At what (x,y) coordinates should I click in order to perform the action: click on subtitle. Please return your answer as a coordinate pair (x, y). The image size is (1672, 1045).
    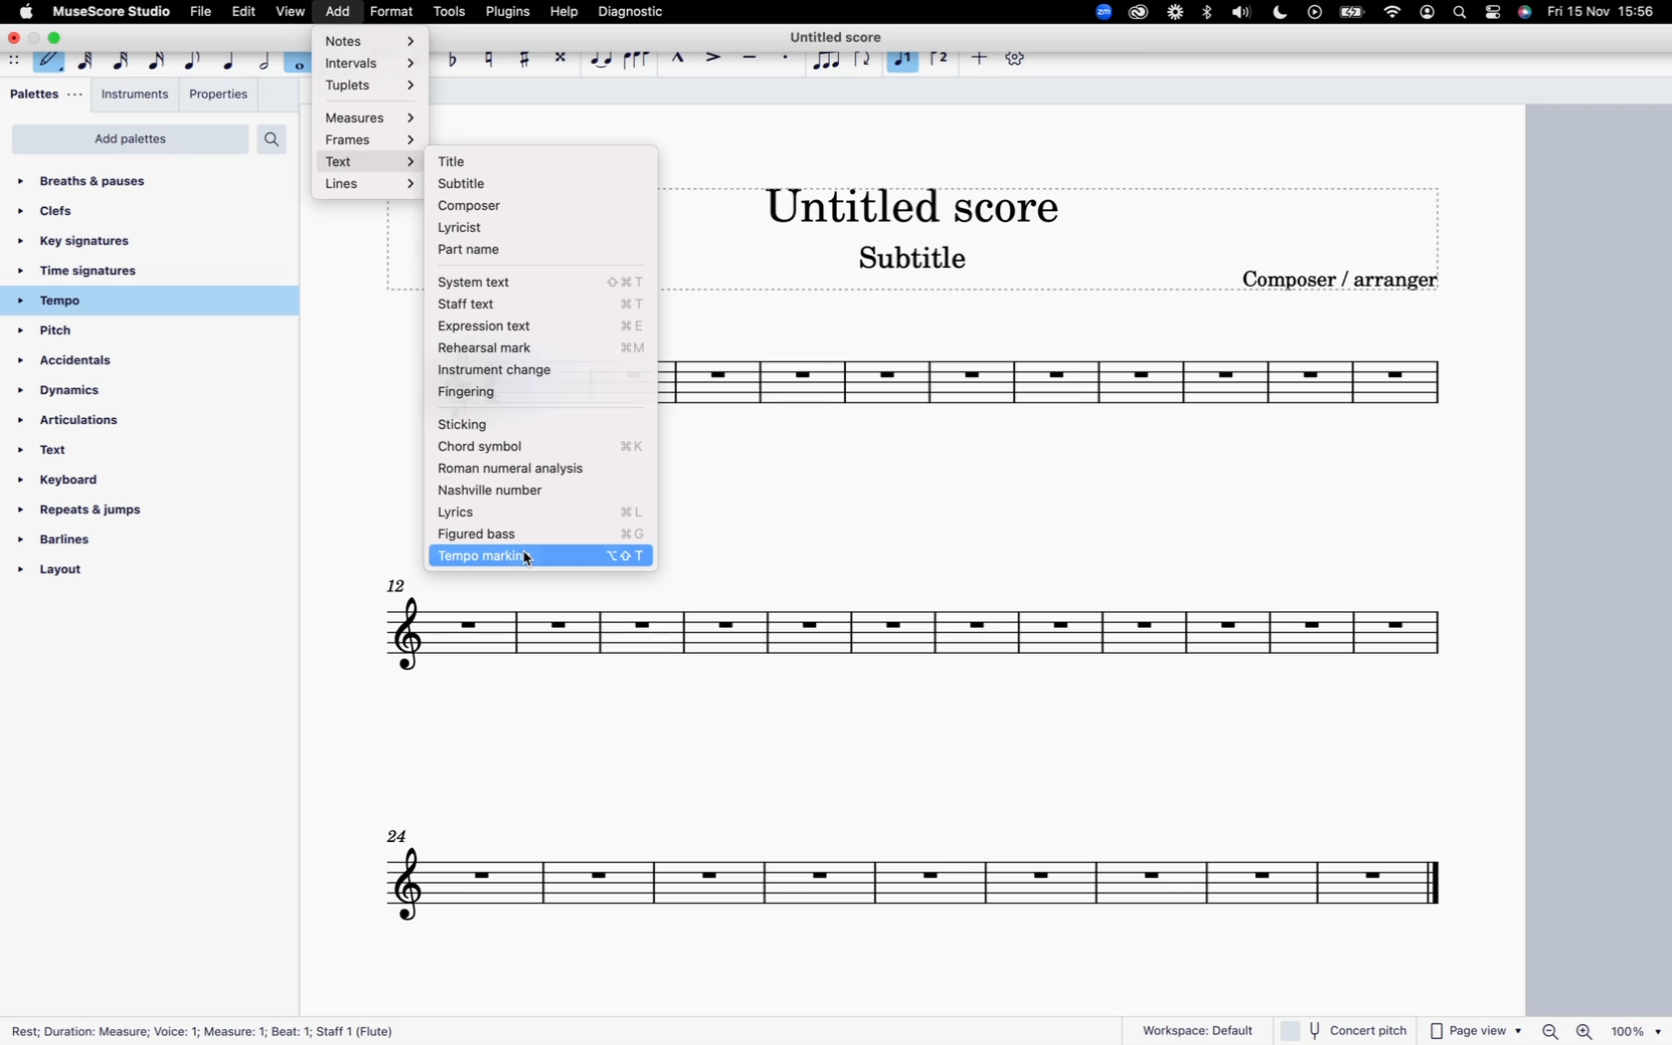
    Looking at the image, I should click on (530, 181).